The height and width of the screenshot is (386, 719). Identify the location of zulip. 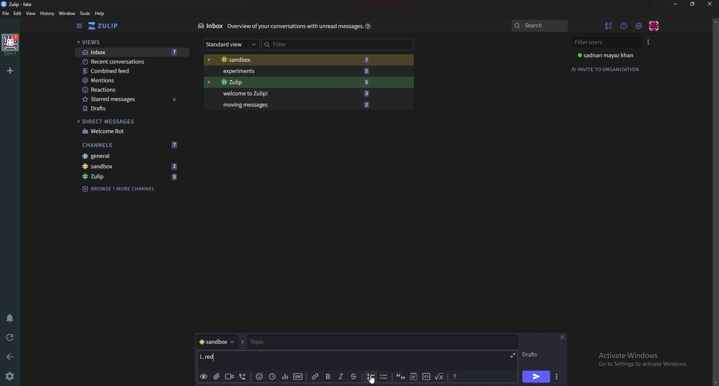
(133, 177).